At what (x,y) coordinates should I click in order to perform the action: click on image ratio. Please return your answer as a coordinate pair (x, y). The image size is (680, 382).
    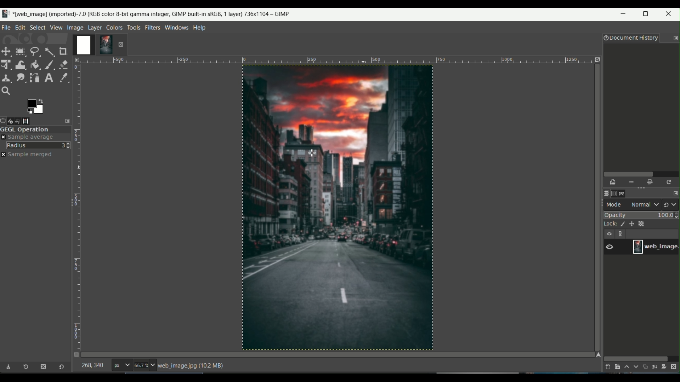
    Looking at the image, I should click on (144, 366).